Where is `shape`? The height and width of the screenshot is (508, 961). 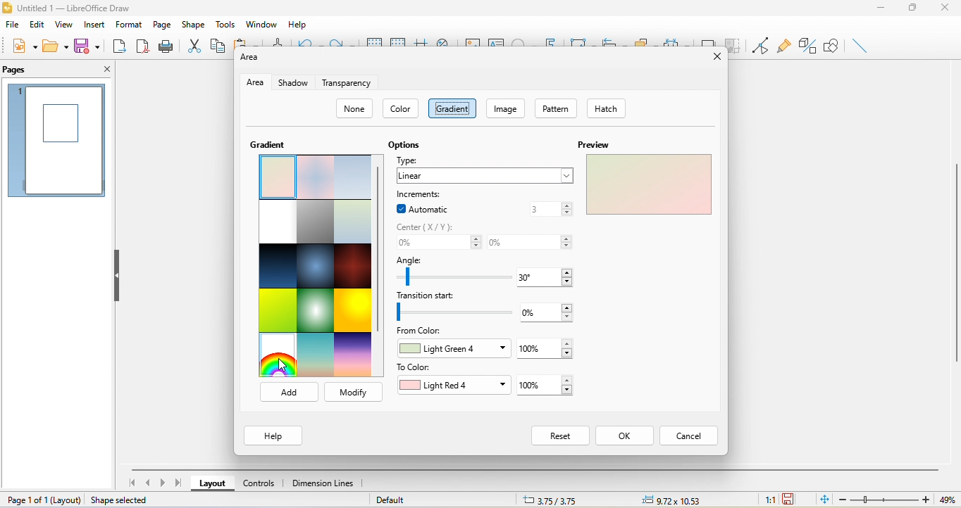 shape is located at coordinates (194, 24).